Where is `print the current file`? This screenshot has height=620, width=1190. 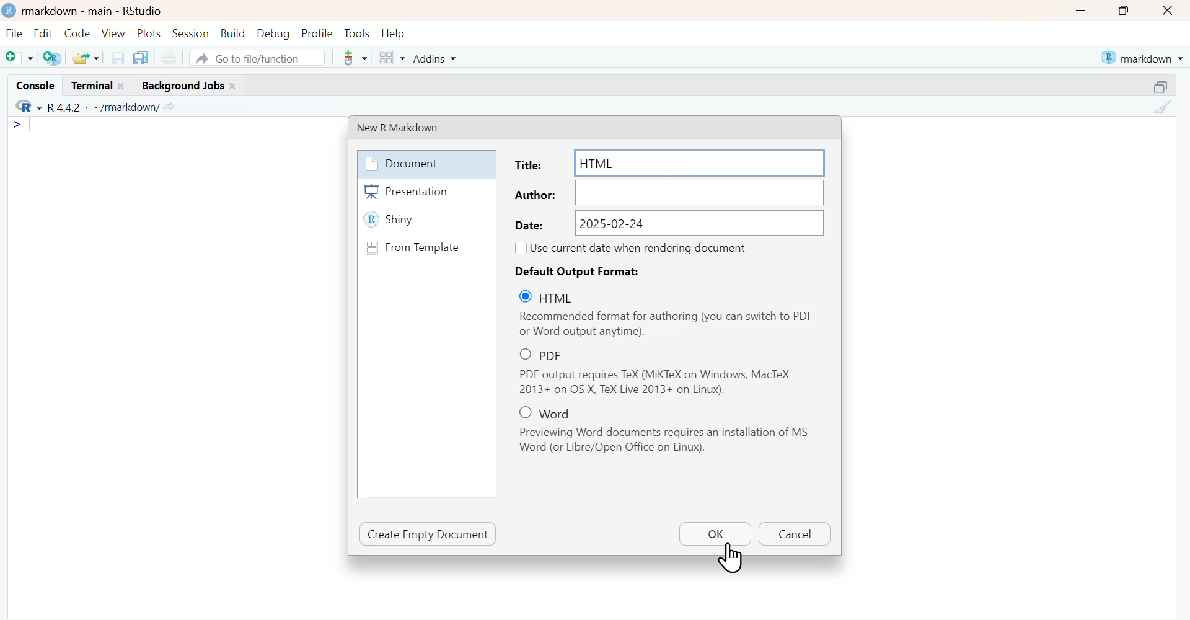
print the current file is located at coordinates (169, 58).